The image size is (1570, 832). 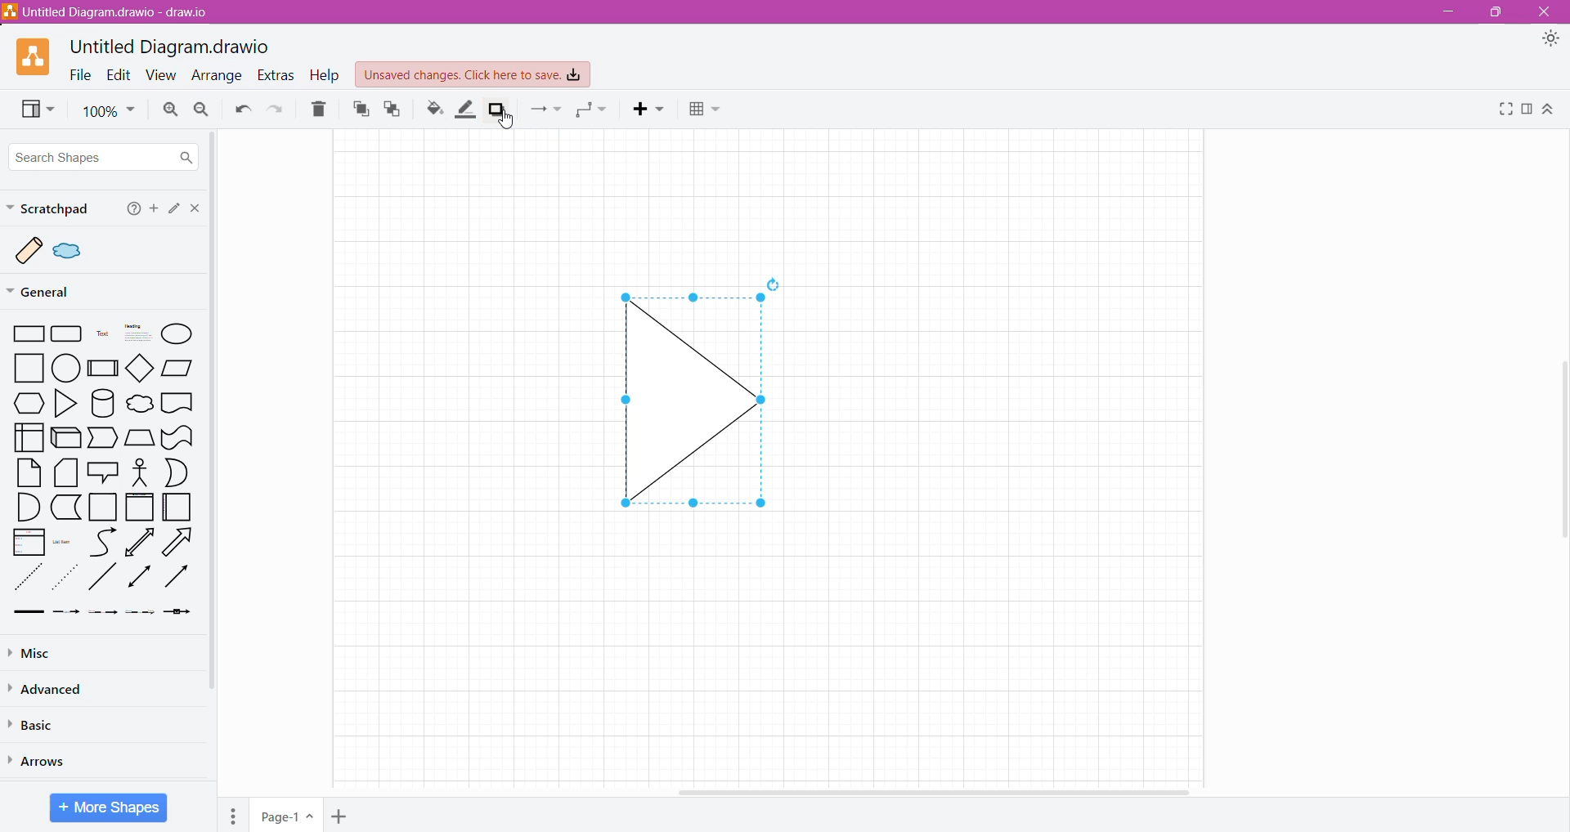 What do you see at coordinates (939, 790) in the screenshot?
I see `Horizontal Scroll Bar` at bounding box center [939, 790].